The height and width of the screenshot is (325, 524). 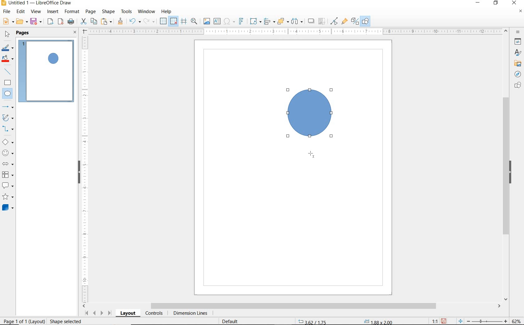 I want to click on PAGE, so click(x=90, y=12).